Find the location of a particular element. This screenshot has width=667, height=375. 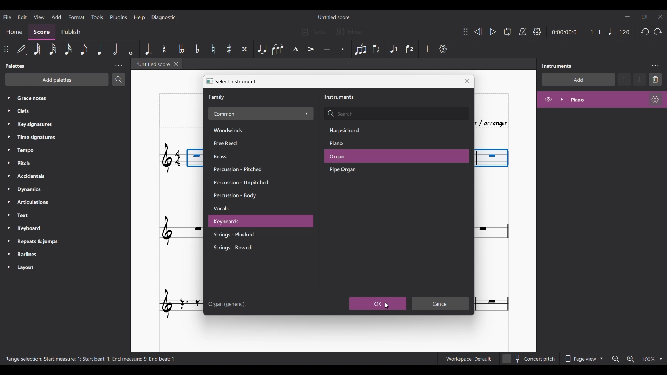

Panel settings is located at coordinates (118, 66).